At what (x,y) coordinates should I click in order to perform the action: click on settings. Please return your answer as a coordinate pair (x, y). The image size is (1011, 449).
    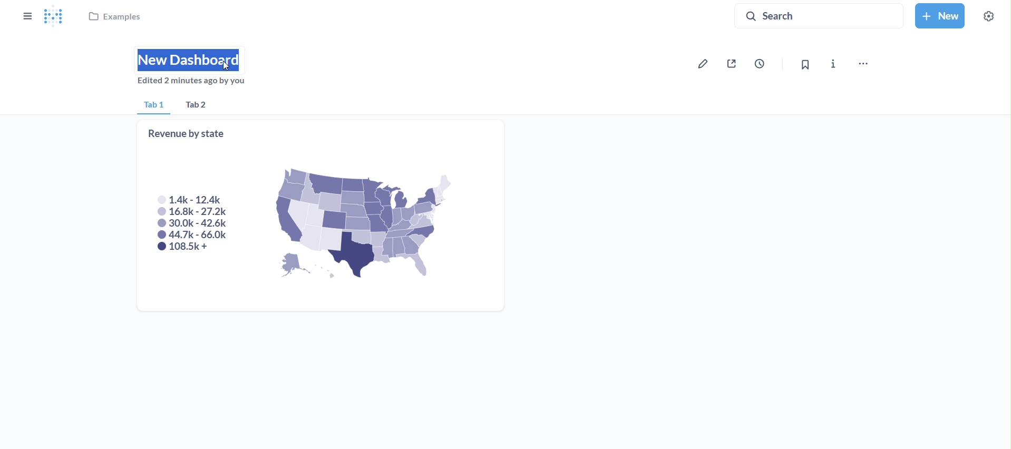
    Looking at the image, I should click on (987, 15).